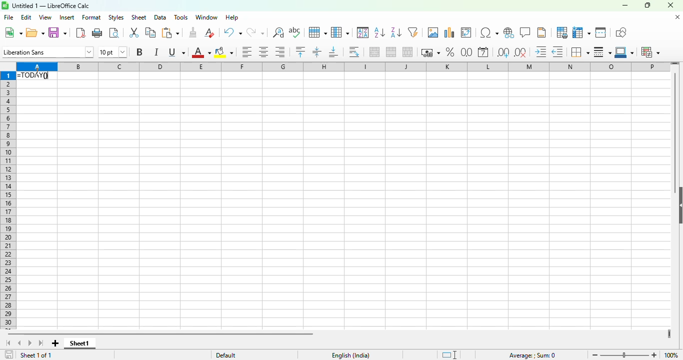  I want to click on horizontal scroll bar, so click(162, 334).